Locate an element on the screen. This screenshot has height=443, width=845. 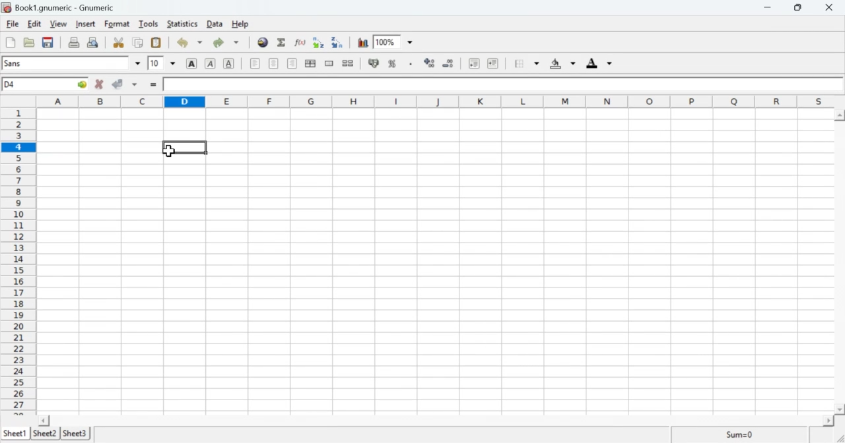
Align right is located at coordinates (275, 65).